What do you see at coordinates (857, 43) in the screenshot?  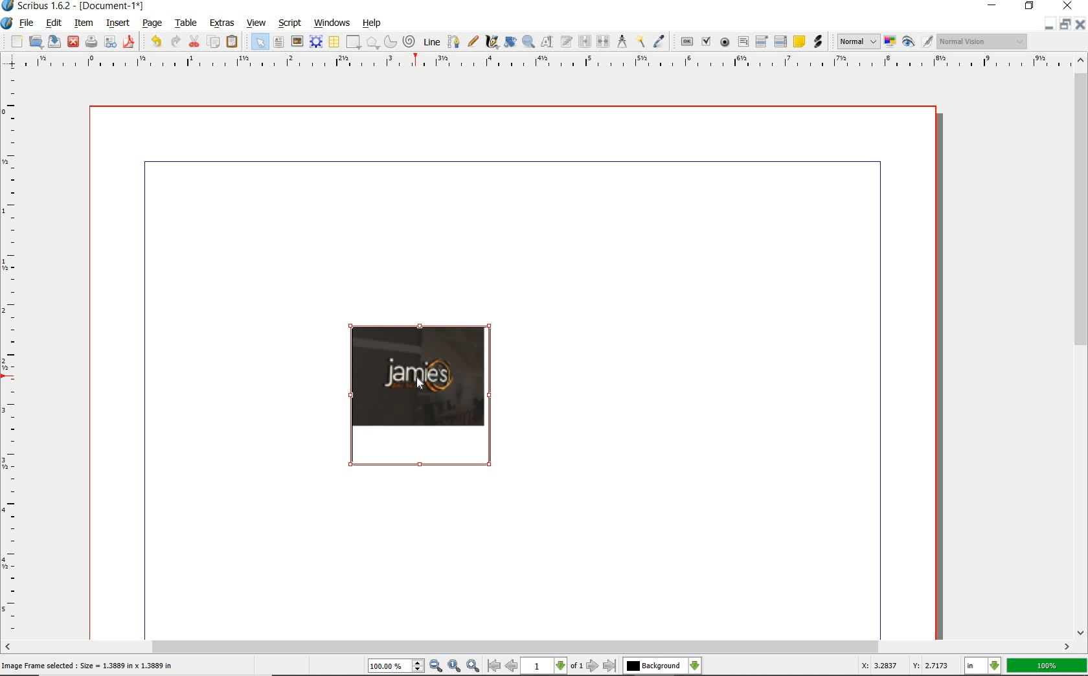 I see `select image preview mode` at bounding box center [857, 43].